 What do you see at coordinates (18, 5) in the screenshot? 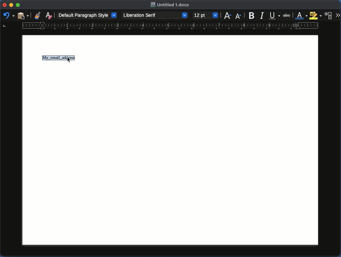
I see `Maximize` at bounding box center [18, 5].